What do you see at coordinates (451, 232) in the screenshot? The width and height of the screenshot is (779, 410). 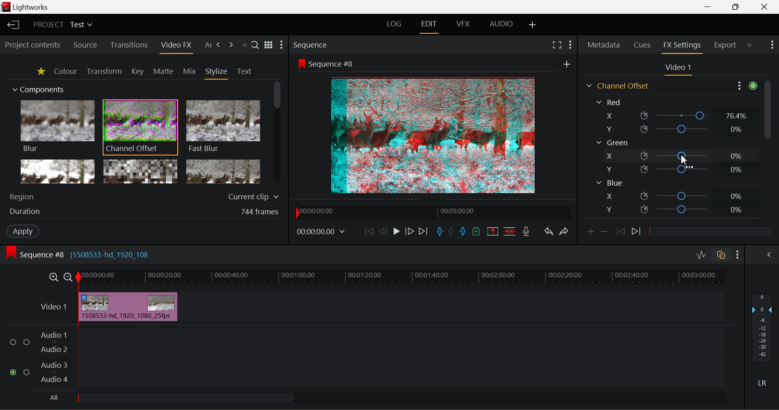 I see `Remove All Marks` at bounding box center [451, 232].